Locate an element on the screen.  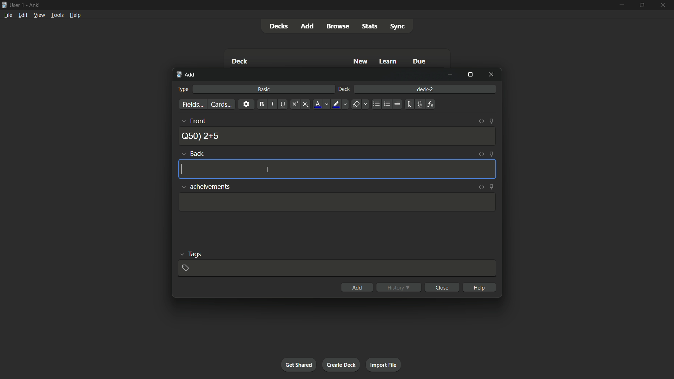
decks is located at coordinates (278, 26).